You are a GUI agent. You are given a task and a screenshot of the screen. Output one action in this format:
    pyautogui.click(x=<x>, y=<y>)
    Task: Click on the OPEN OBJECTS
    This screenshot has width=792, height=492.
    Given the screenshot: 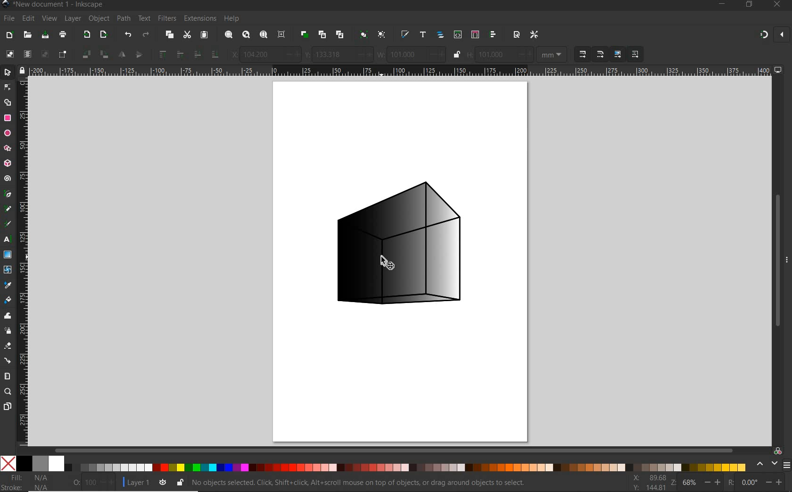 What is the action you would take?
    pyautogui.click(x=440, y=35)
    